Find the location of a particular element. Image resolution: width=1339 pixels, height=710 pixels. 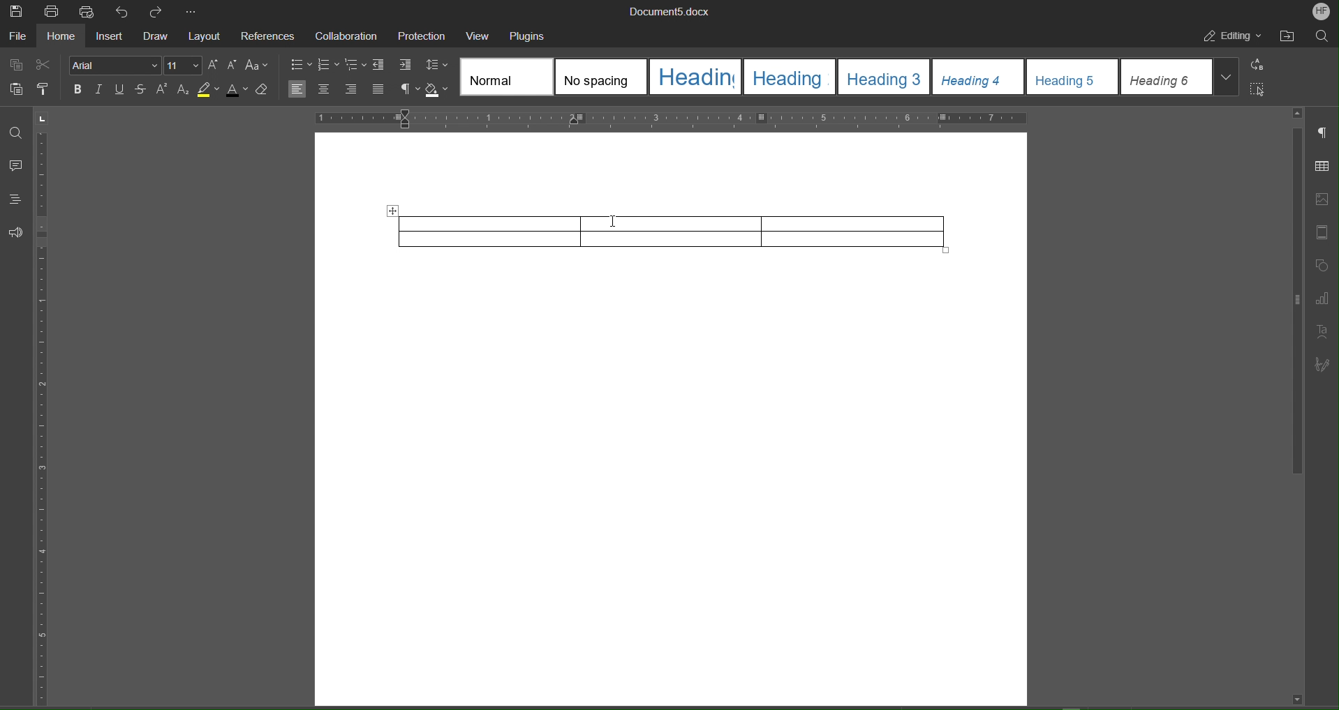

Insert is located at coordinates (112, 38).